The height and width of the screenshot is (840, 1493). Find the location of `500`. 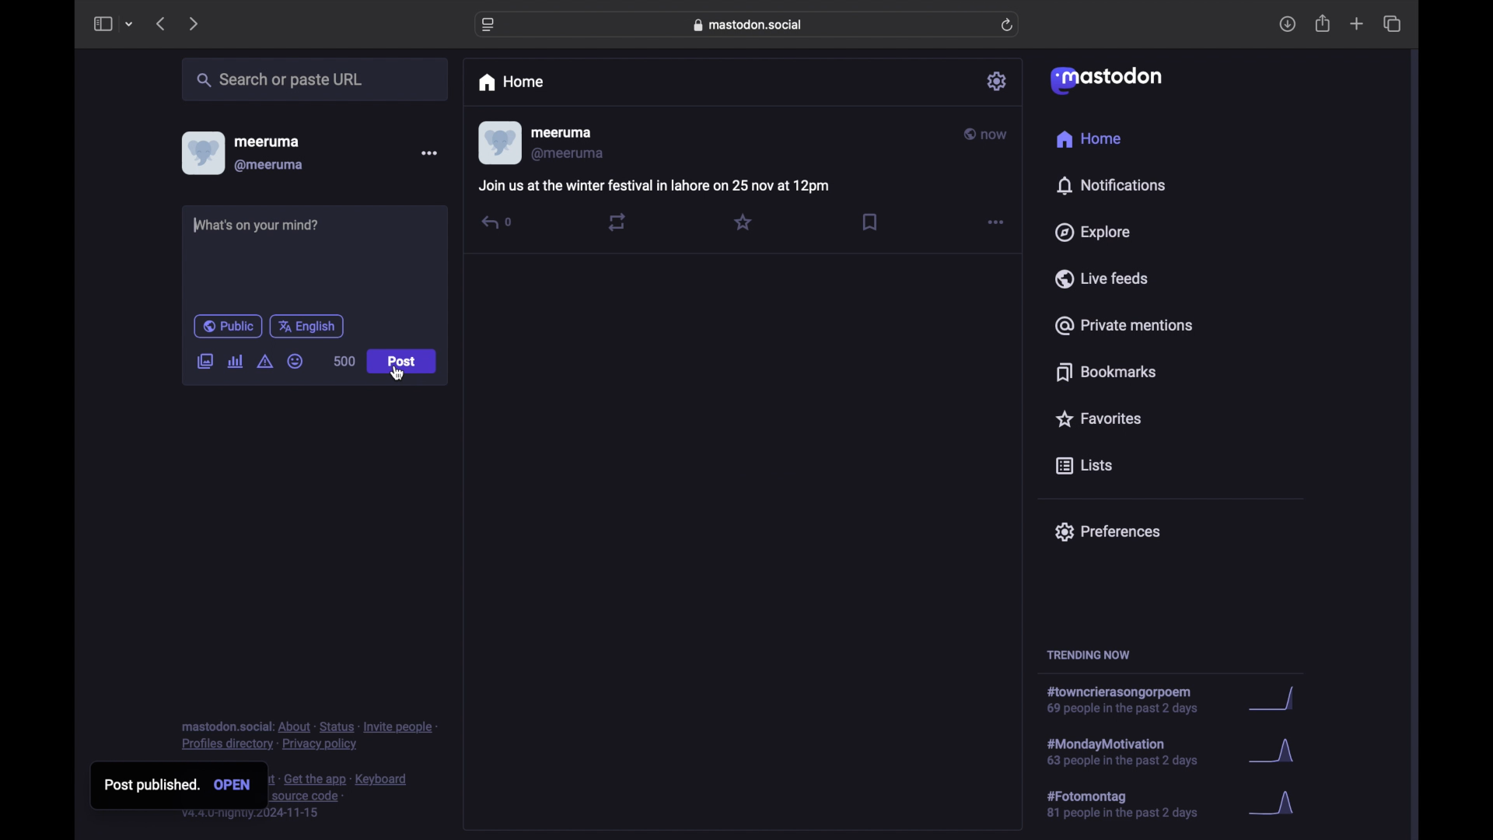

500 is located at coordinates (344, 361).